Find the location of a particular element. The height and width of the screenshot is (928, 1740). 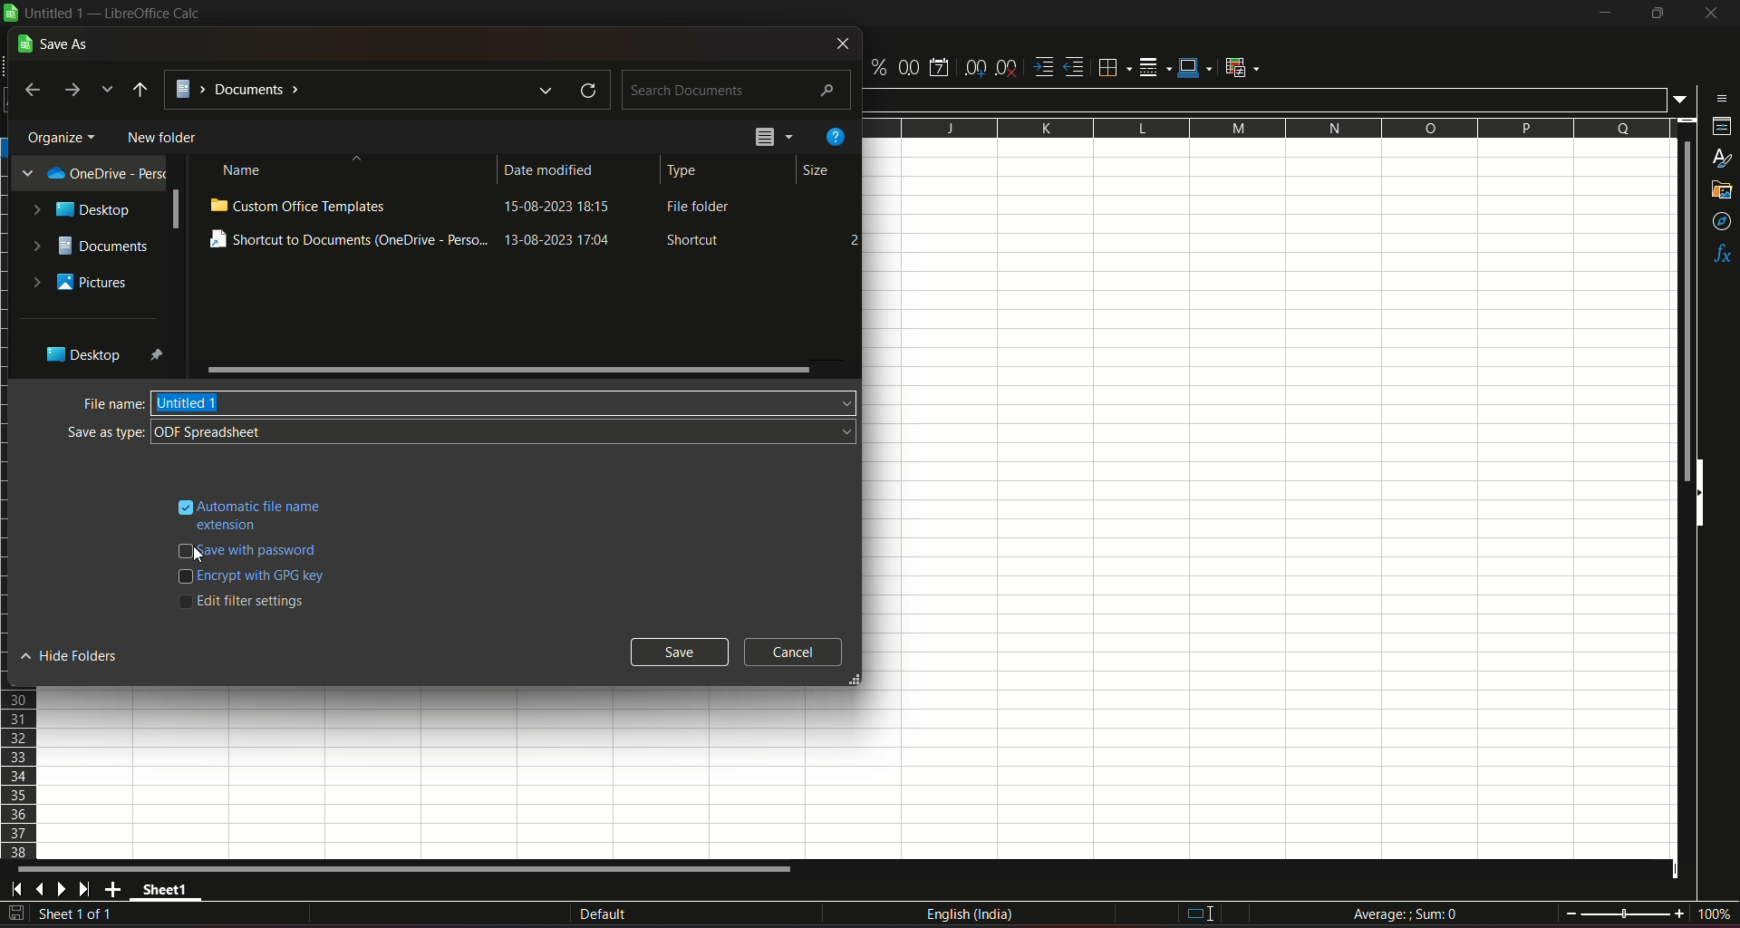

hide folders is located at coordinates (74, 657).